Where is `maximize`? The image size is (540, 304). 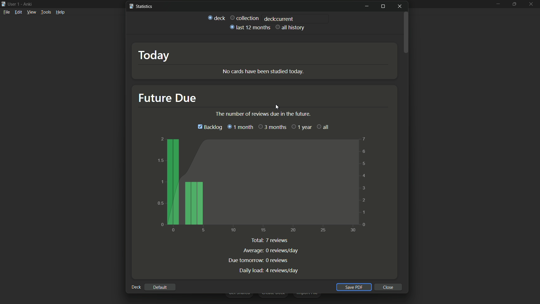
maximize is located at coordinates (384, 7).